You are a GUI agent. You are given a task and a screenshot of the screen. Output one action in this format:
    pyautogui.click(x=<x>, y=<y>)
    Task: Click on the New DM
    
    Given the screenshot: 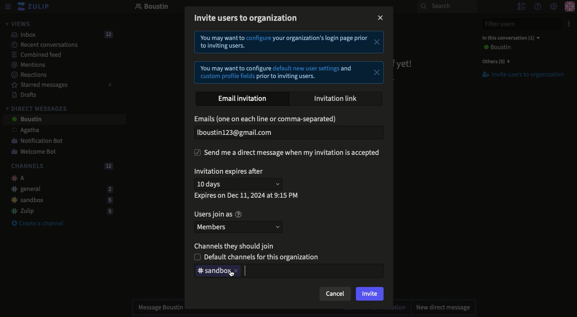 What is the action you would take?
    pyautogui.click(x=441, y=307)
    